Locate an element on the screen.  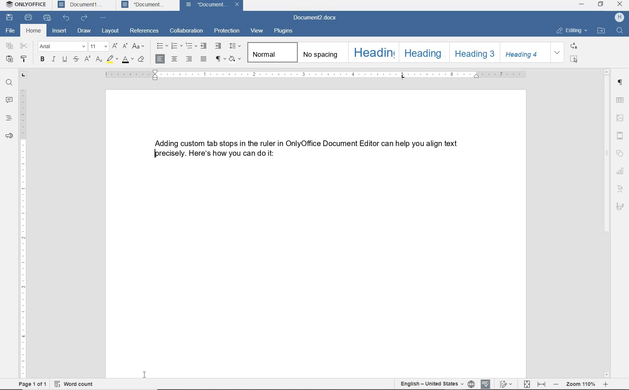
bullets is located at coordinates (161, 46).